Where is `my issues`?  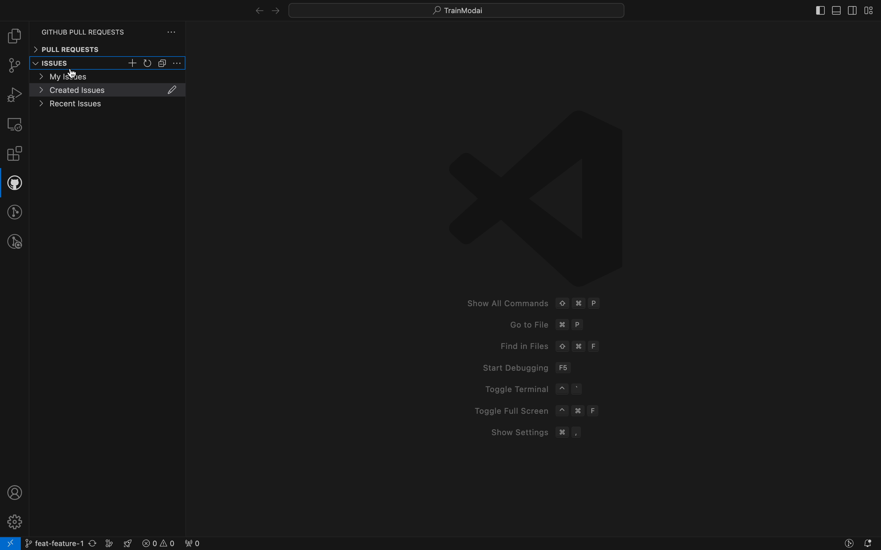 my issues is located at coordinates (108, 76).